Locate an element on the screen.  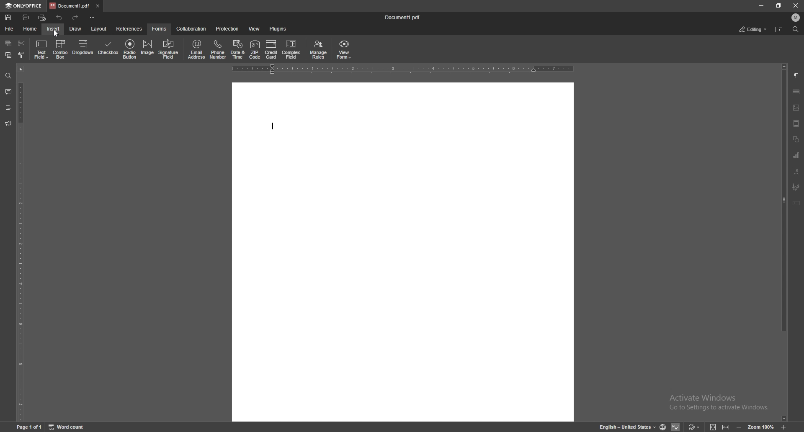
view form is located at coordinates (344, 50).